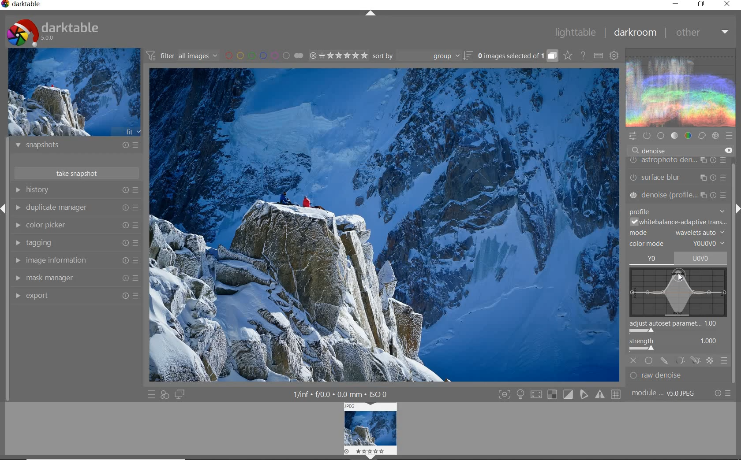 Image resolution: width=741 pixels, height=460 pixels. I want to click on selected image, so click(382, 226).